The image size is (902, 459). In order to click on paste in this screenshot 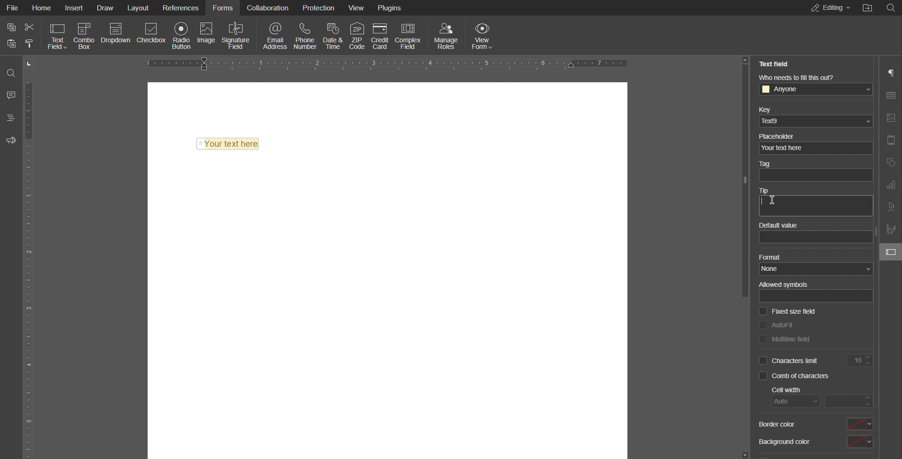, I will do `click(12, 44)`.